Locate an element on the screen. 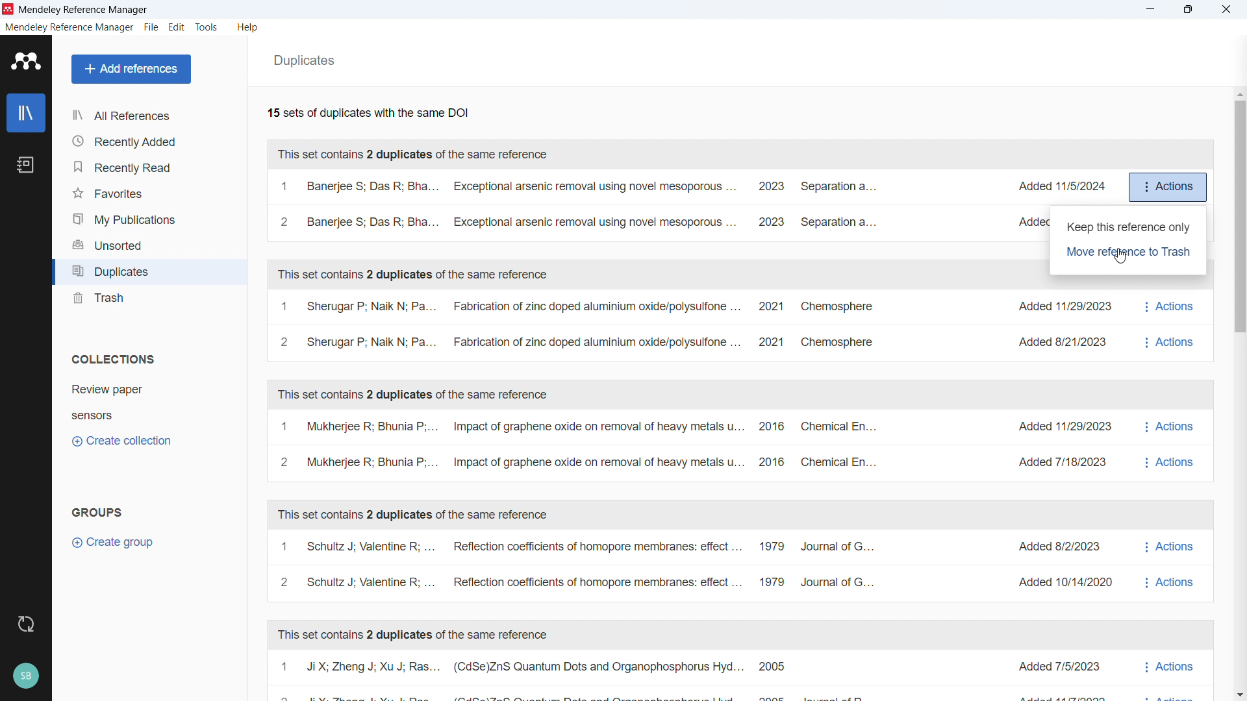 The width and height of the screenshot is (1247, 701). Set of duplicates  is located at coordinates (579, 676).